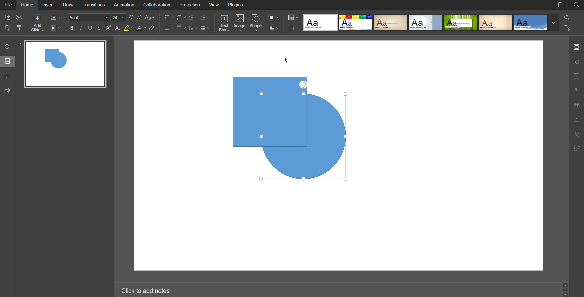 The height and width of the screenshot is (297, 584). Describe the element at coordinates (460, 22) in the screenshot. I see `Green Leaf` at that location.